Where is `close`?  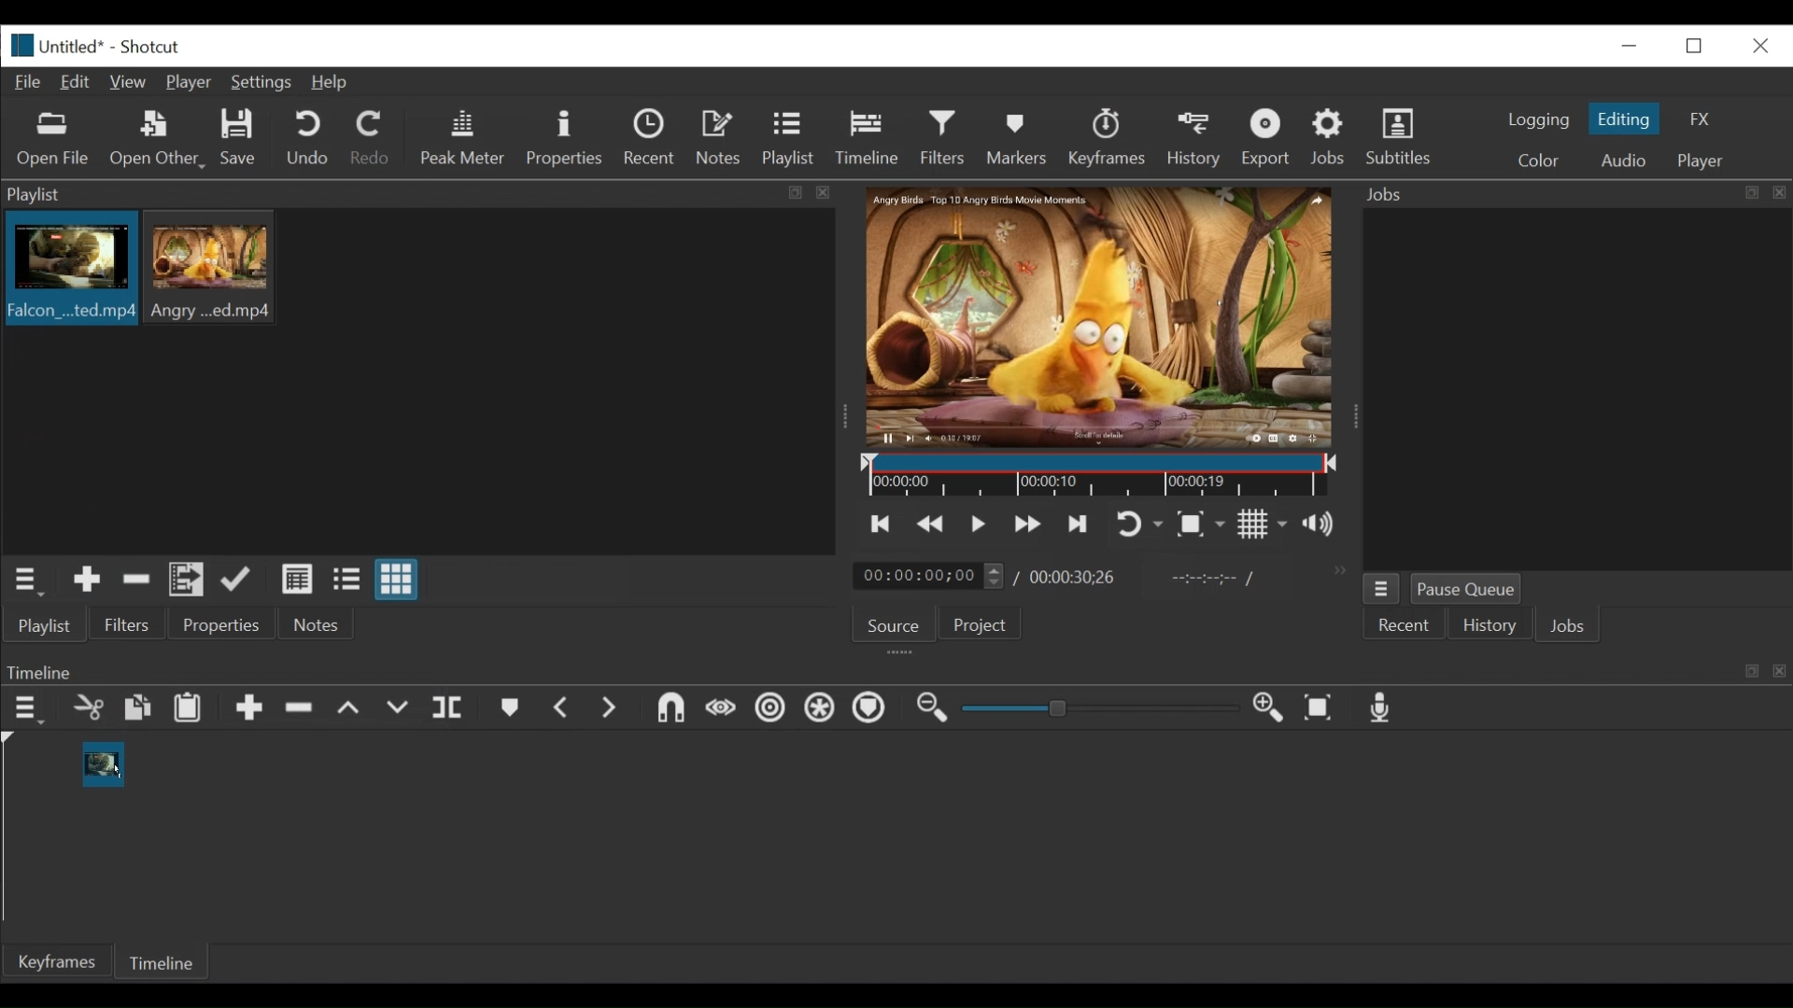 close is located at coordinates (1758, 44).